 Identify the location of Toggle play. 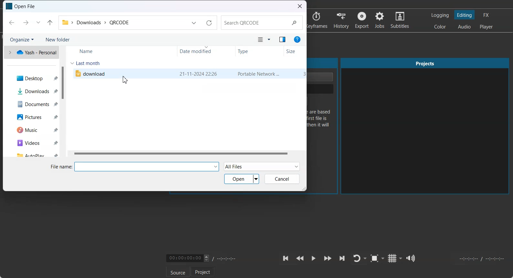
(314, 258).